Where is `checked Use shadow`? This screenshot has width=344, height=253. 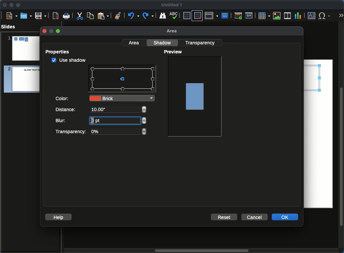 checked Use shadow is located at coordinates (69, 60).